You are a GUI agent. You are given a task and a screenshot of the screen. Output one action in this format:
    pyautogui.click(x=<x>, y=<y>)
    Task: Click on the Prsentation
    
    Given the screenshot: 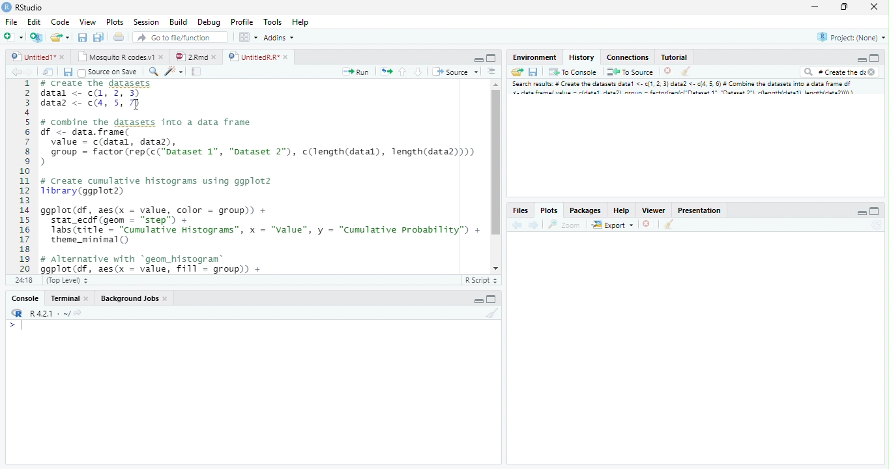 What is the action you would take?
    pyautogui.click(x=697, y=209)
    